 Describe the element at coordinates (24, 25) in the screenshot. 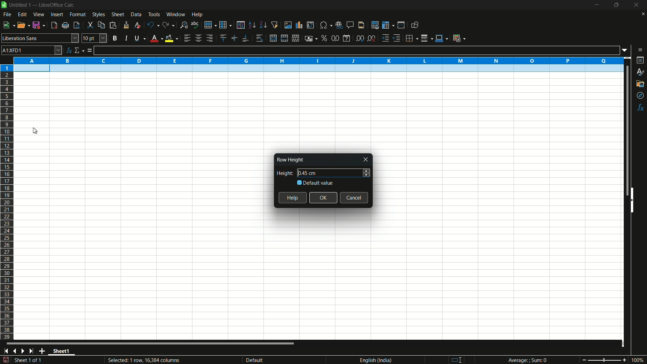

I see `open file` at that location.